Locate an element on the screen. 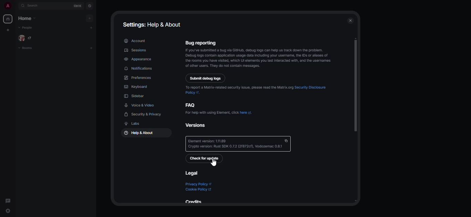 The image size is (471, 217). privacy policy is located at coordinates (198, 184).